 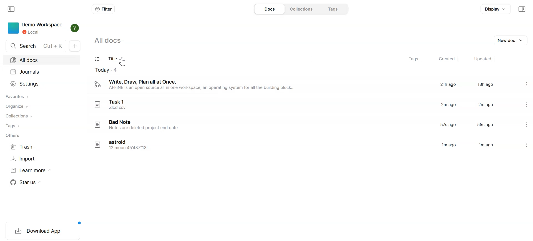 I want to click on 55s ago, so click(x=487, y=125).